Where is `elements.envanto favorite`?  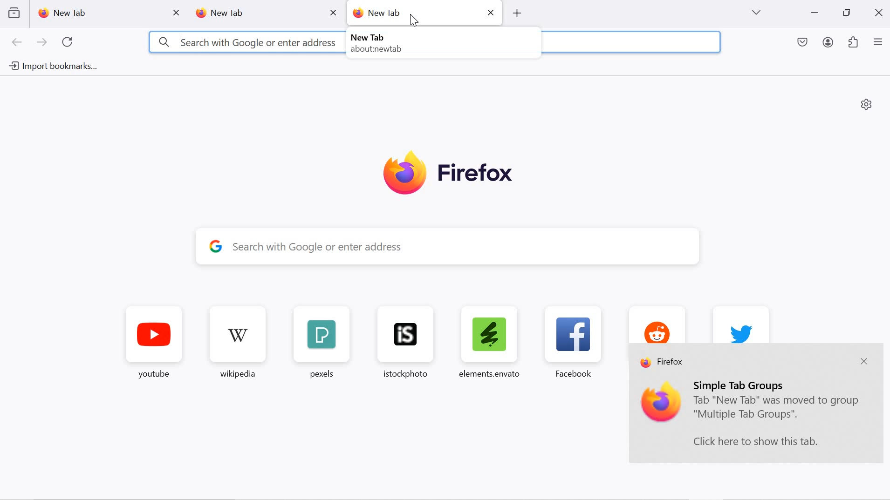 elements.envanto favorite is located at coordinates (488, 341).